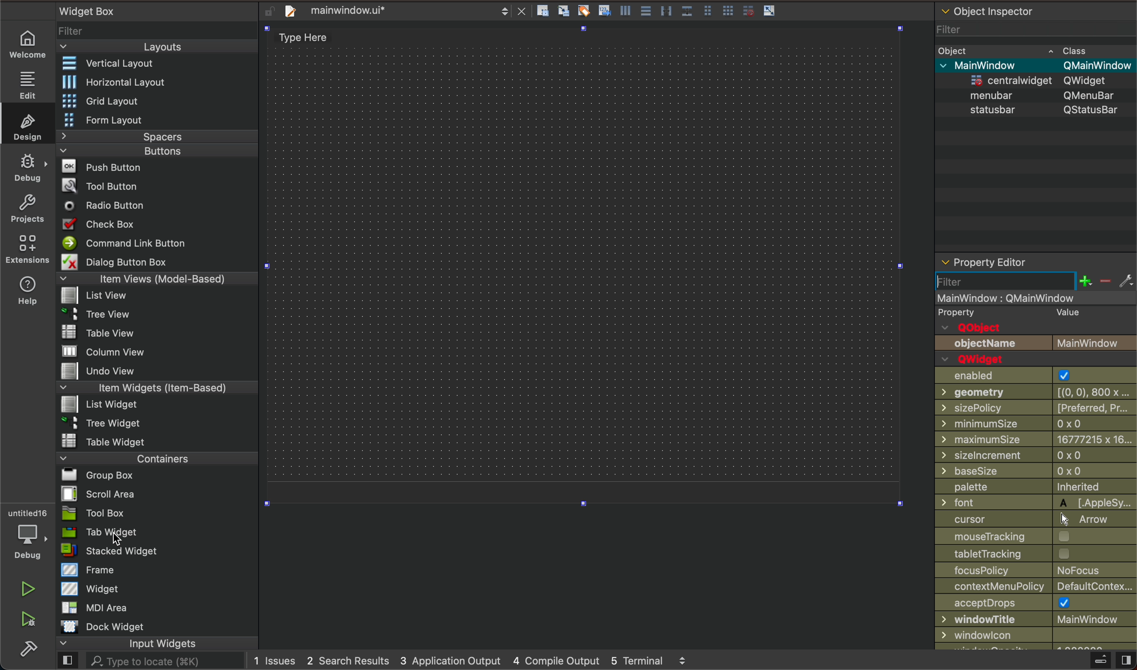 The height and width of the screenshot is (670, 1137). What do you see at coordinates (1036, 13) in the screenshot?
I see `object inspector` at bounding box center [1036, 13].